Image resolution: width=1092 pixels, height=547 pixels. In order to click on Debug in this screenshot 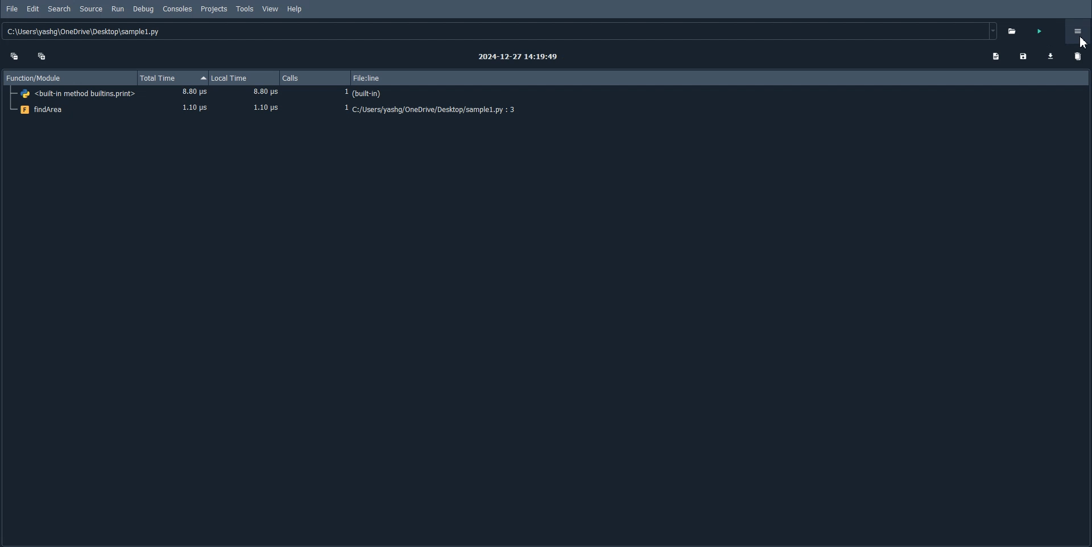, I will do `click(142, 9)`.